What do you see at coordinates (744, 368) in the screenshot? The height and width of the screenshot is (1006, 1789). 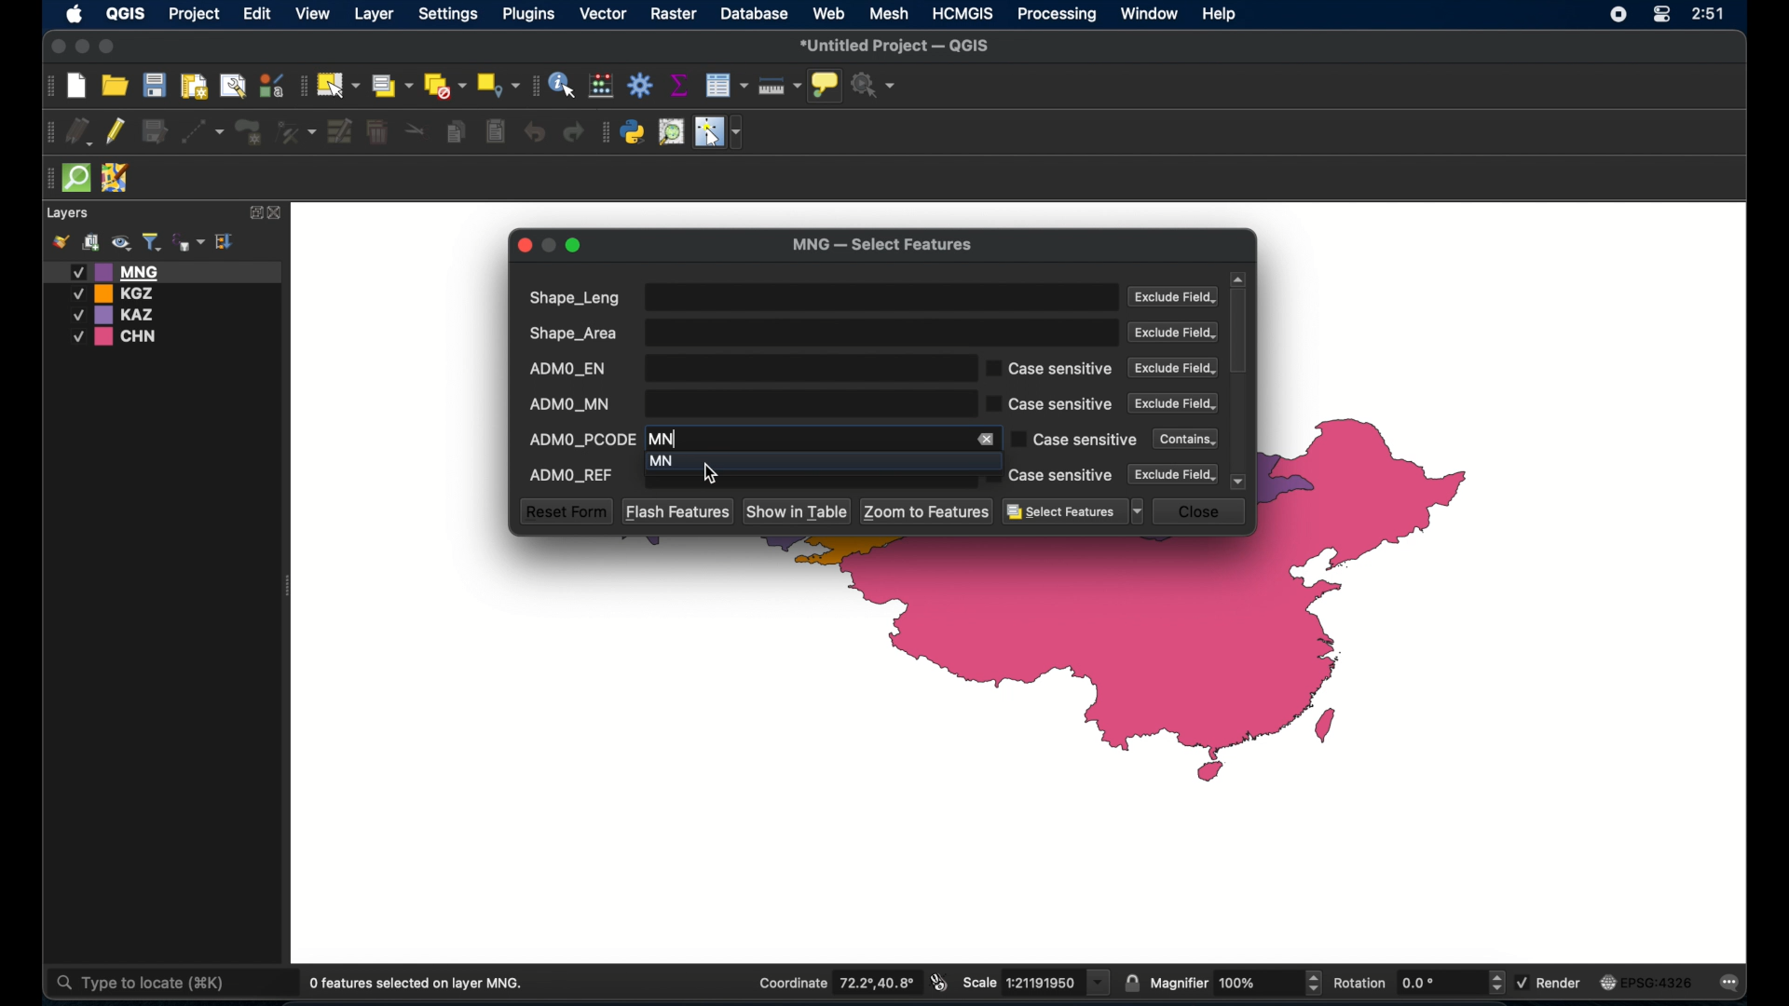 I see `ADMO_EN` at bounding box center [744, 368].